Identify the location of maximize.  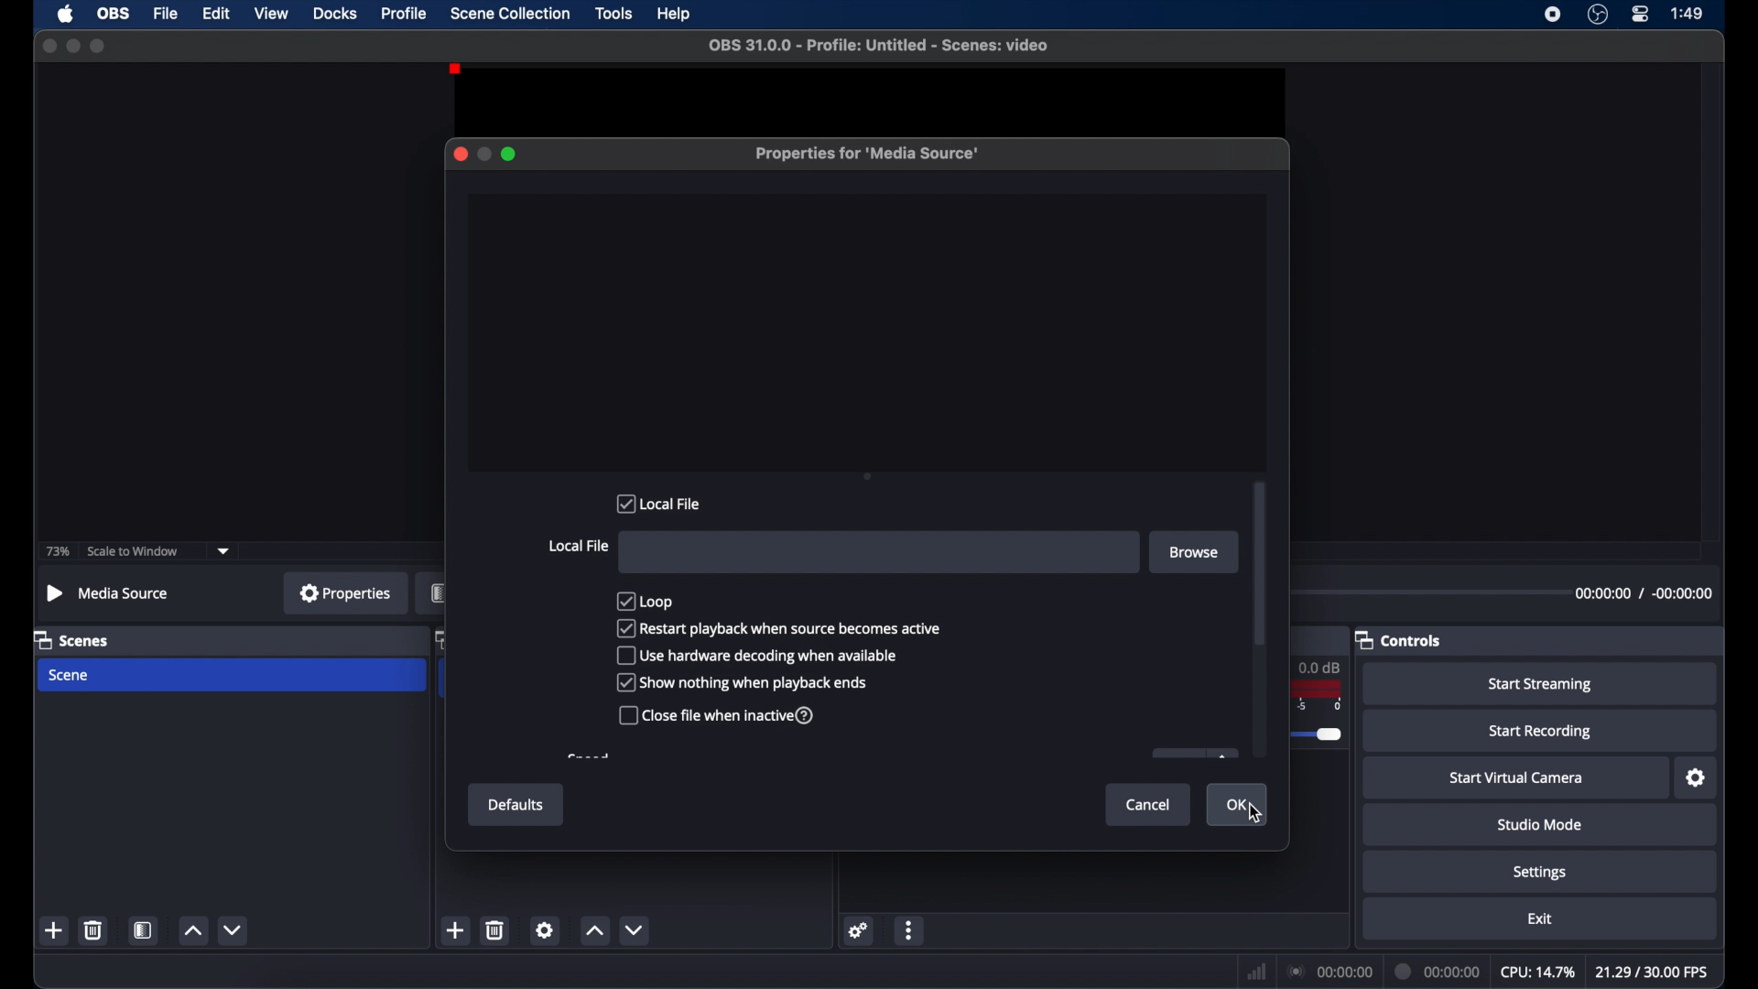
(511, 154).